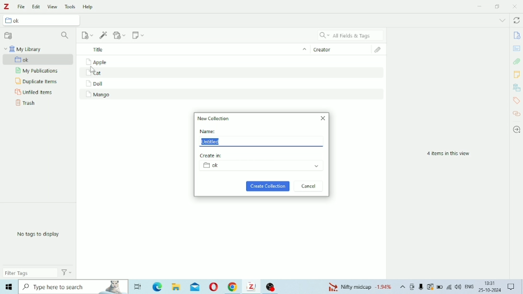 The width and height of the screenshot is (523, 294). I want to click on Close, so click(514, 6).